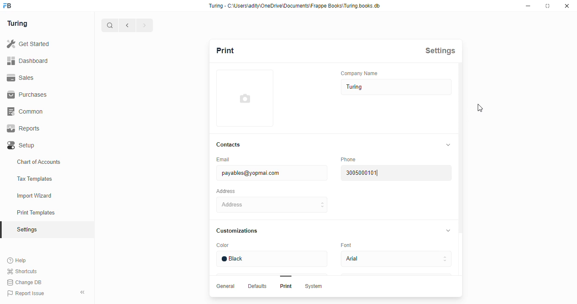 The image size is (577, 304). What do you see at coordinates (44, 61) in the screenshot?
I see `Dashboard` at bounding box center [44, 61].